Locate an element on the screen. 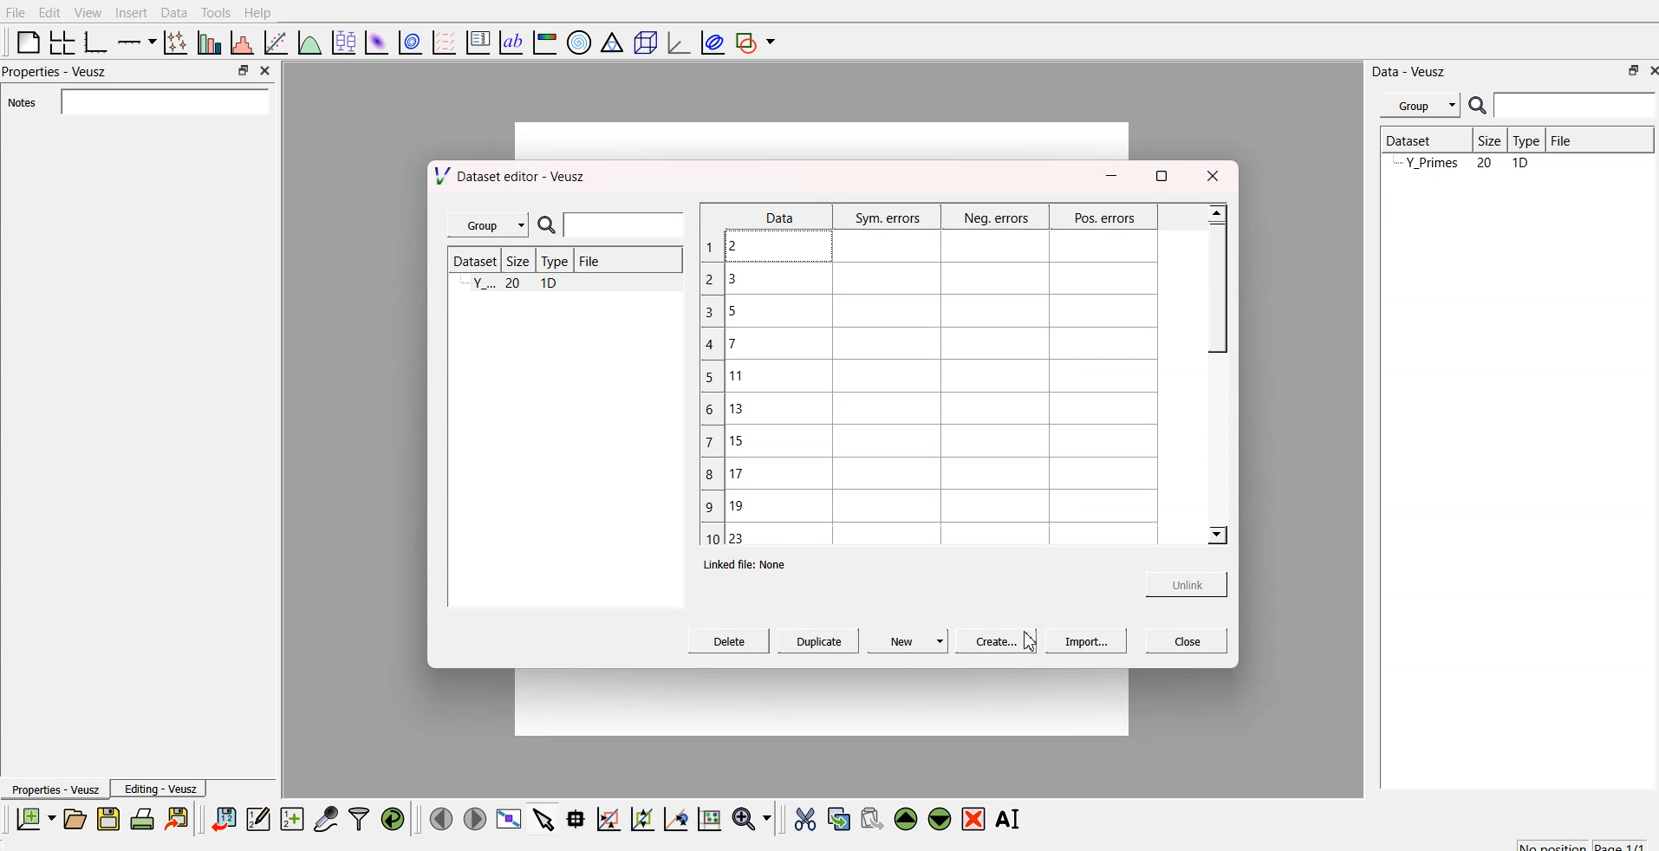 Image resolution: width=1659 pixels, height=851 pixels. Data is located at coordinates (173, 11).